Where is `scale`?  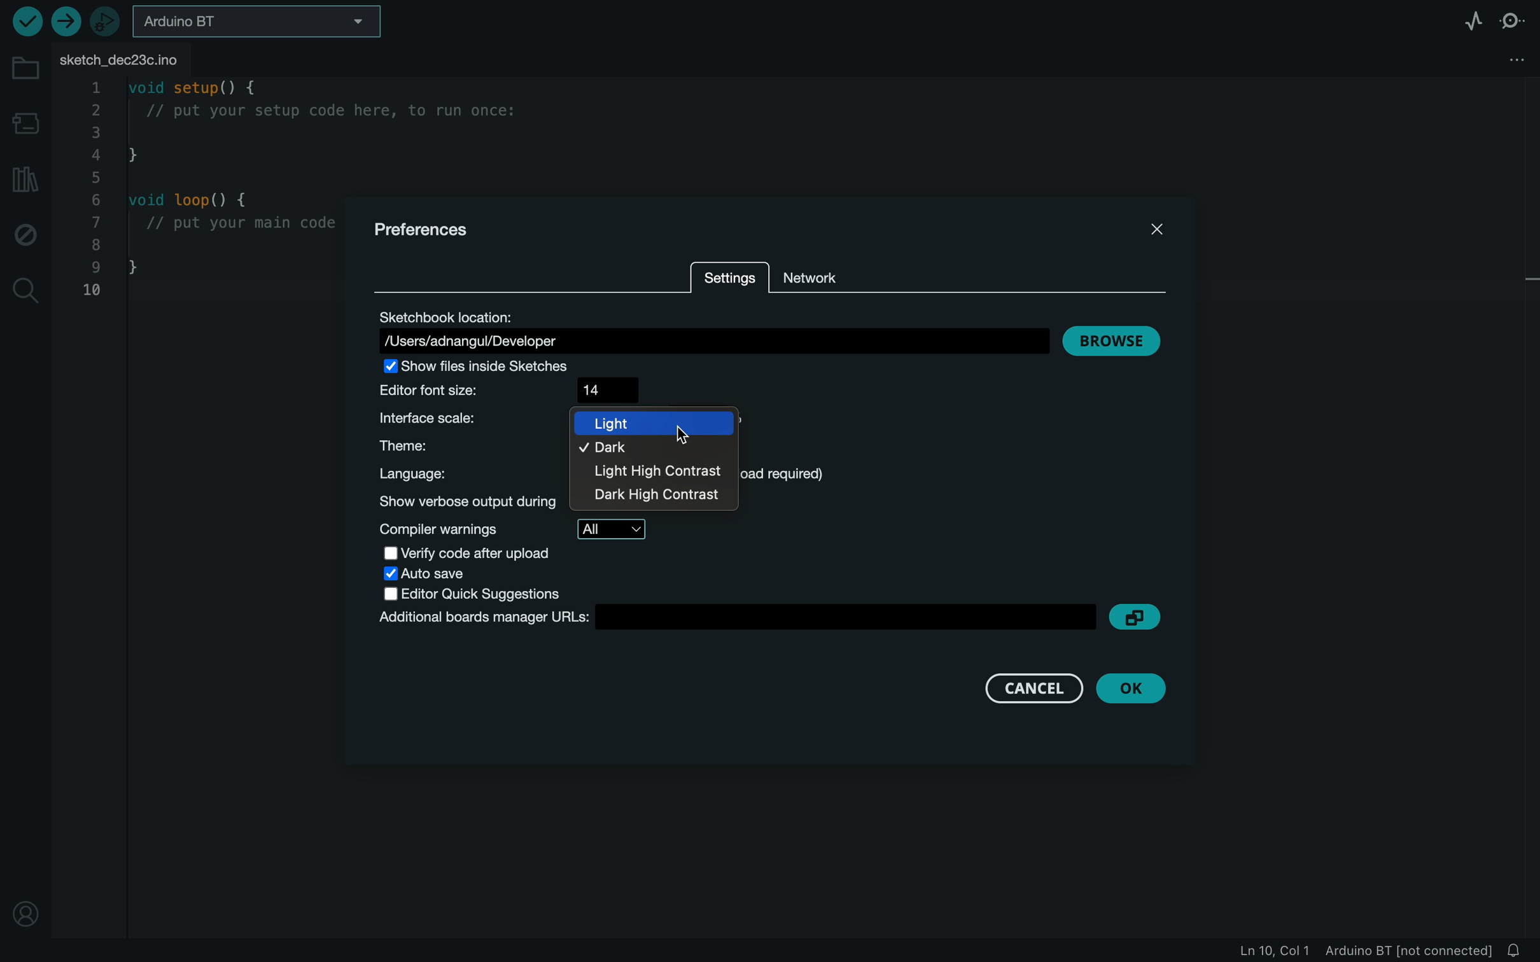
scale is located at coordinates (460, 418).